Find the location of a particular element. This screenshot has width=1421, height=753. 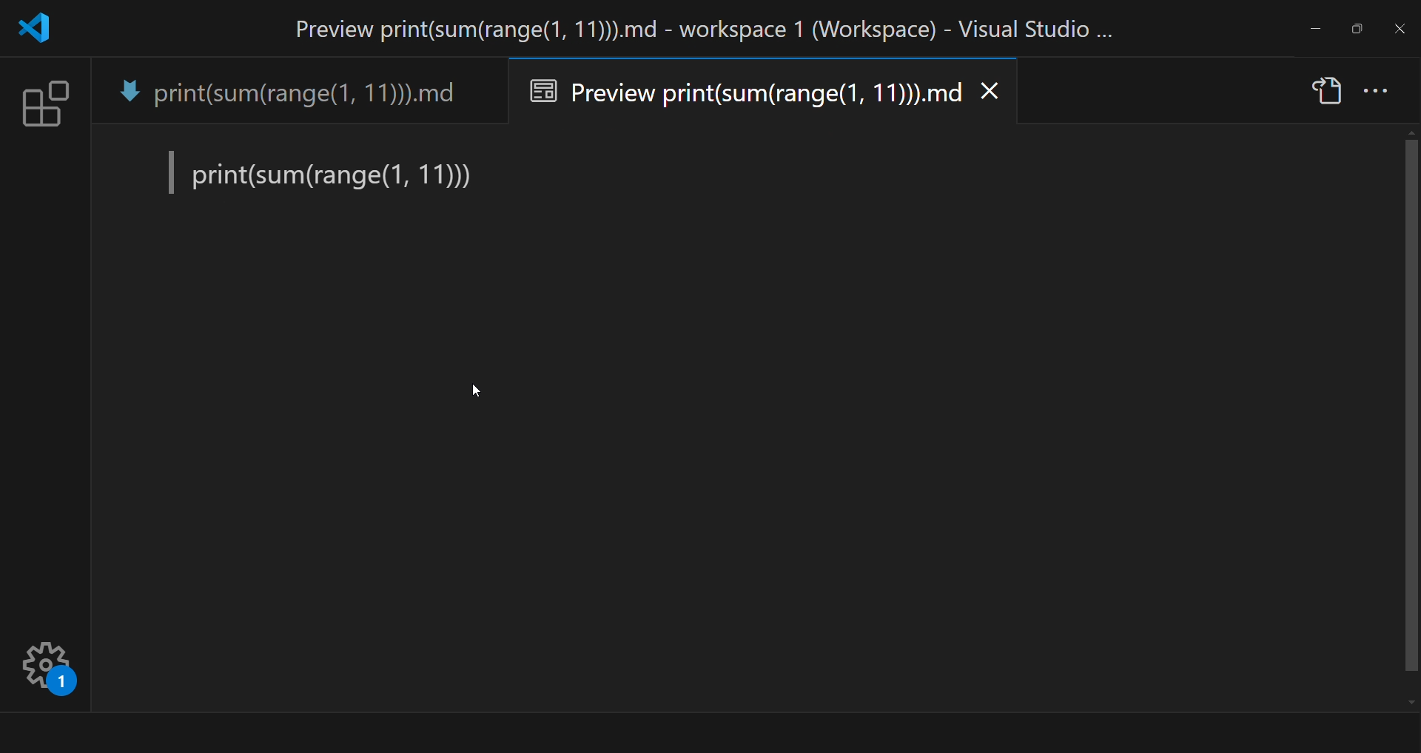

minimize is located at coordinates (1313, 33).